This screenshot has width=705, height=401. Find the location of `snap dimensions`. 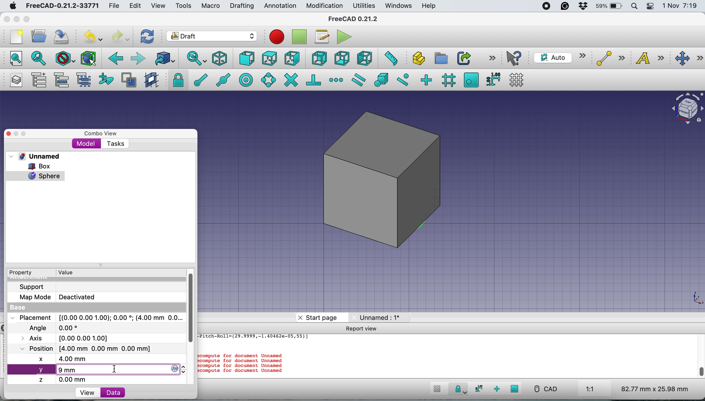

snap dimensions is located at coordinates (477, 389).